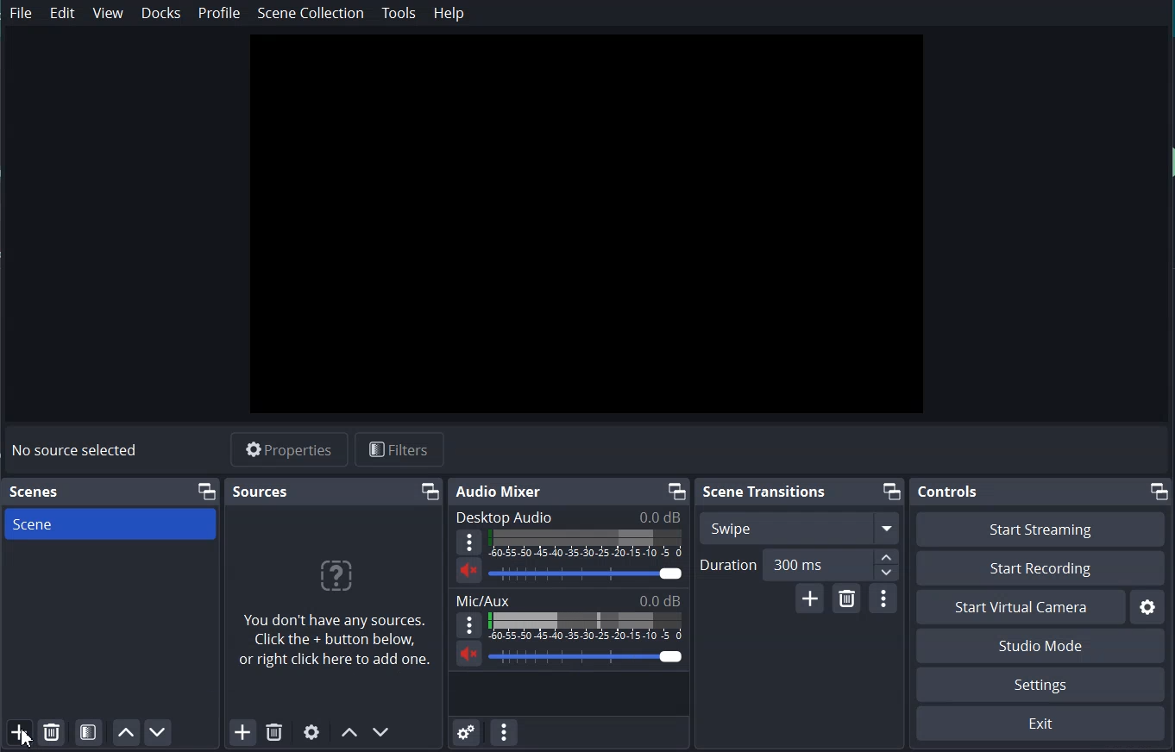  I want to click on Tools, so click(399, 14).